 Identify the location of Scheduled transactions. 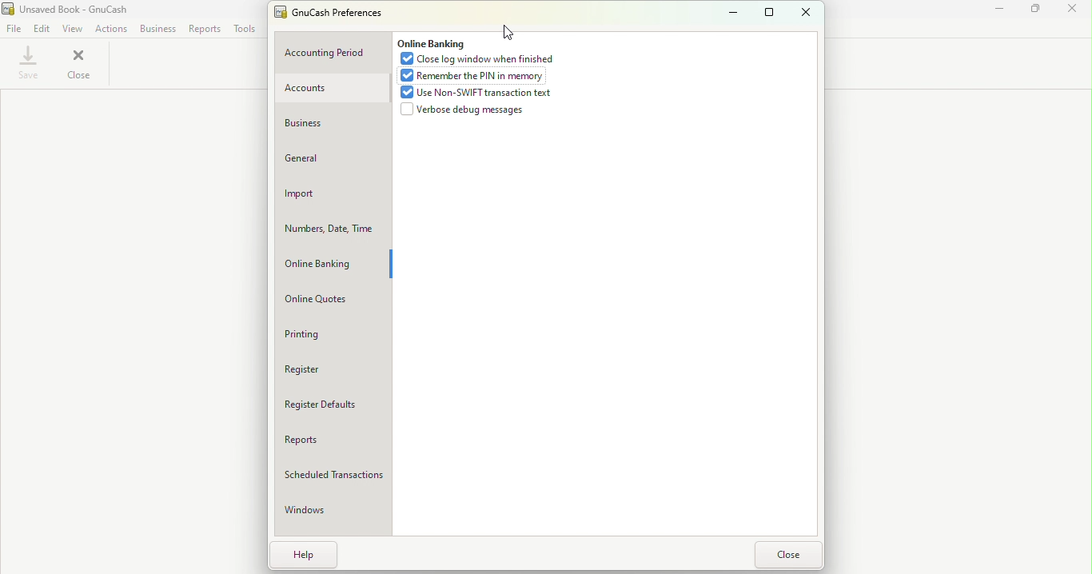
(335, 475).